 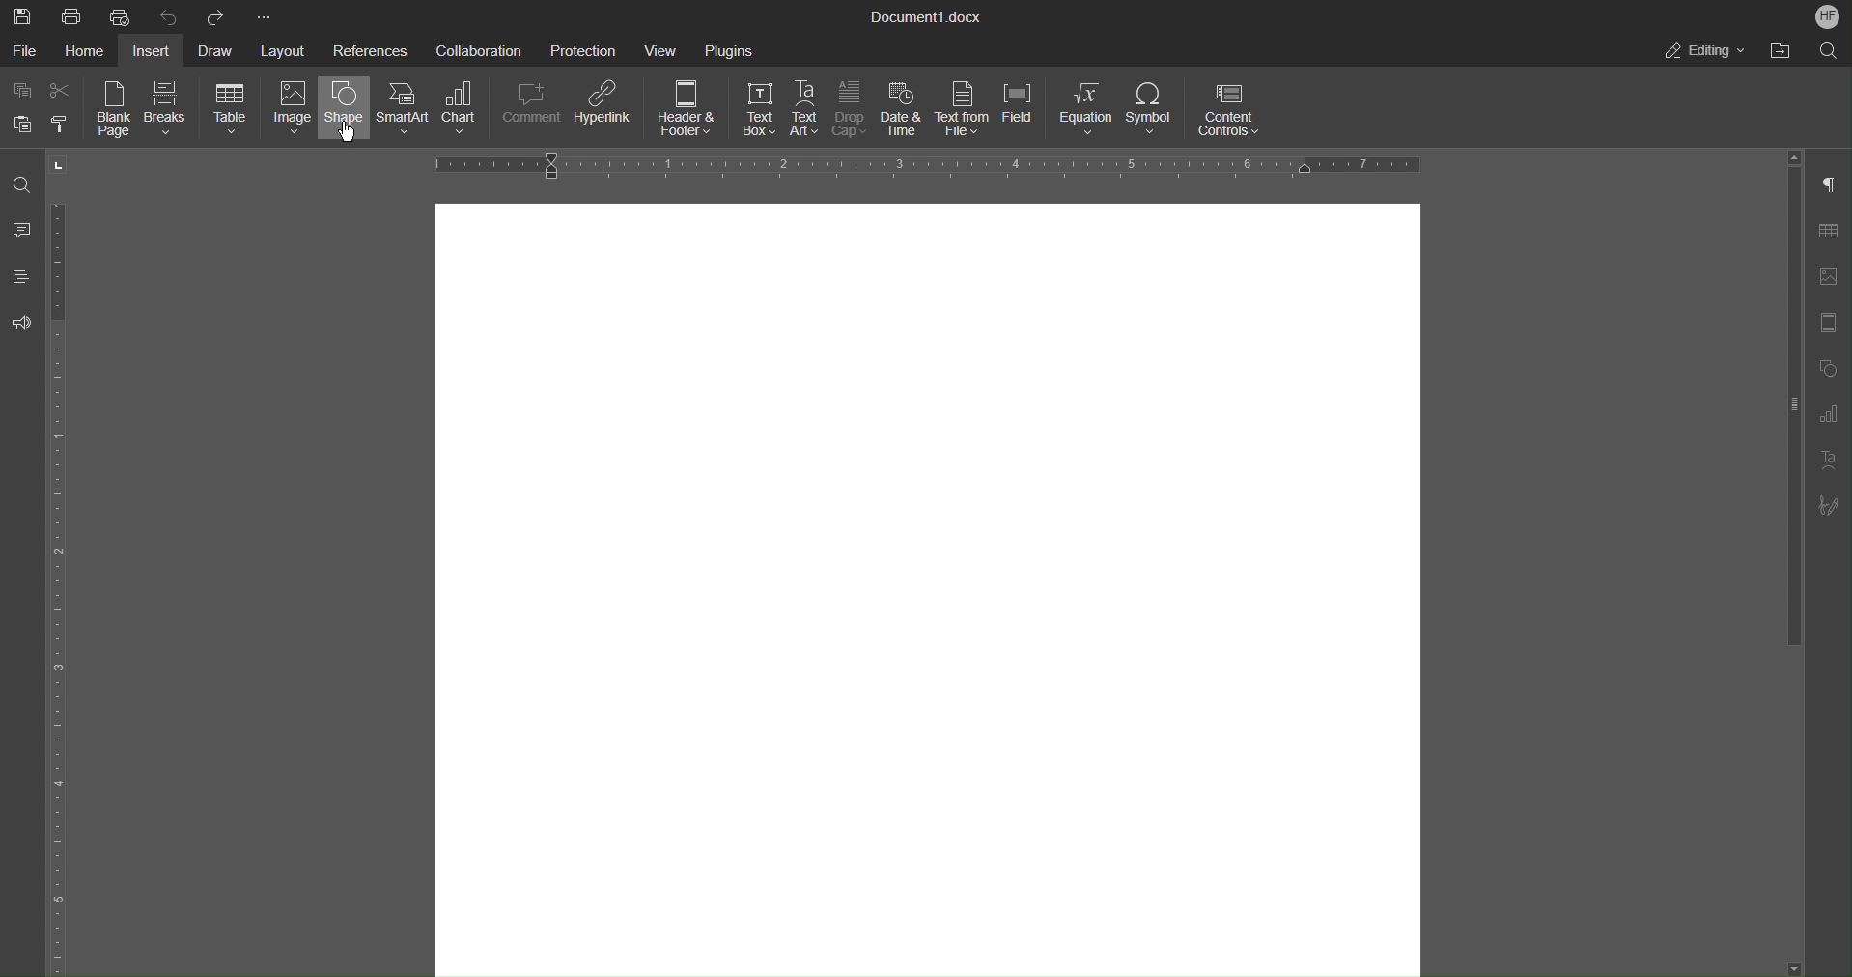 What do you see at coordinates (1795, 155) in the screenshot?
I see `Scroll up` at bounding box center [1795, 155].